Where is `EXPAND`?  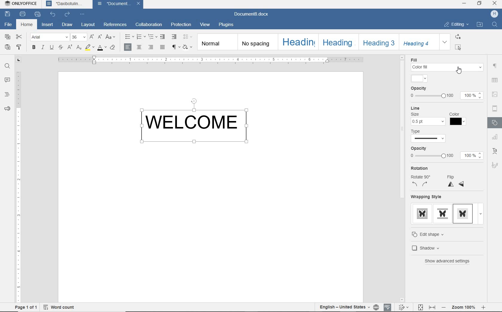
EXPAND is located at coordinates (445, 42).